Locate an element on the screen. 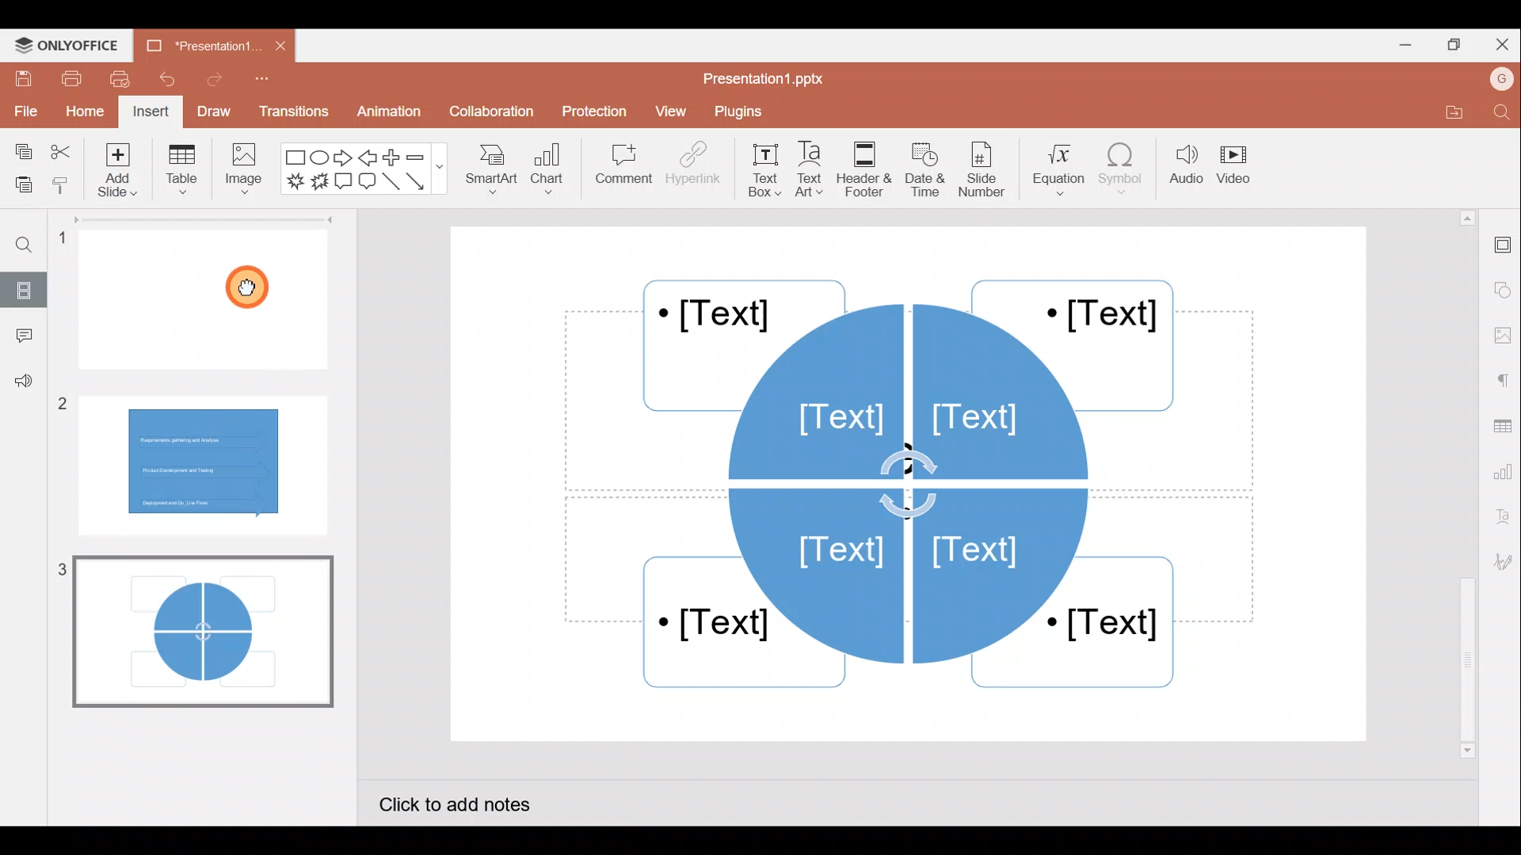 Image resolution: width=1521 pixels, height=855 pixels. Text Art settings is located at coordinates (1501, 522).